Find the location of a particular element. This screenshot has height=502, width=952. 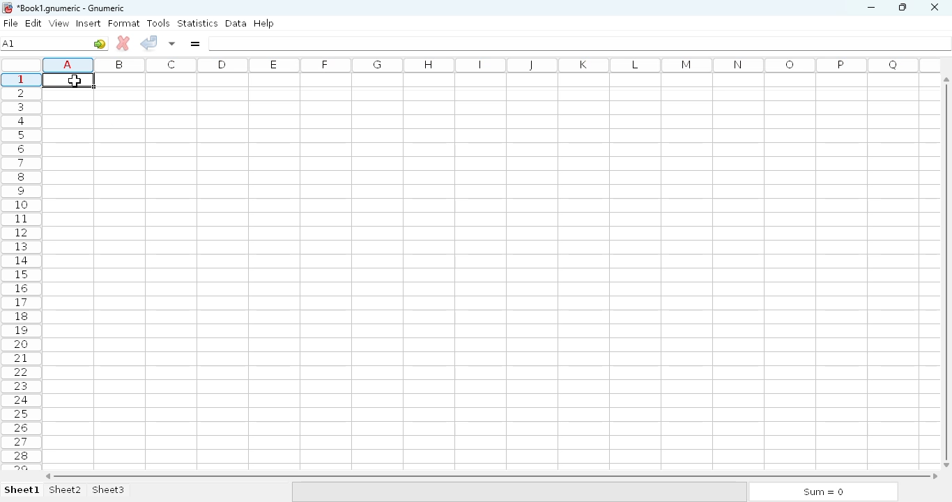

statistics is located at coordinates (197, 22).